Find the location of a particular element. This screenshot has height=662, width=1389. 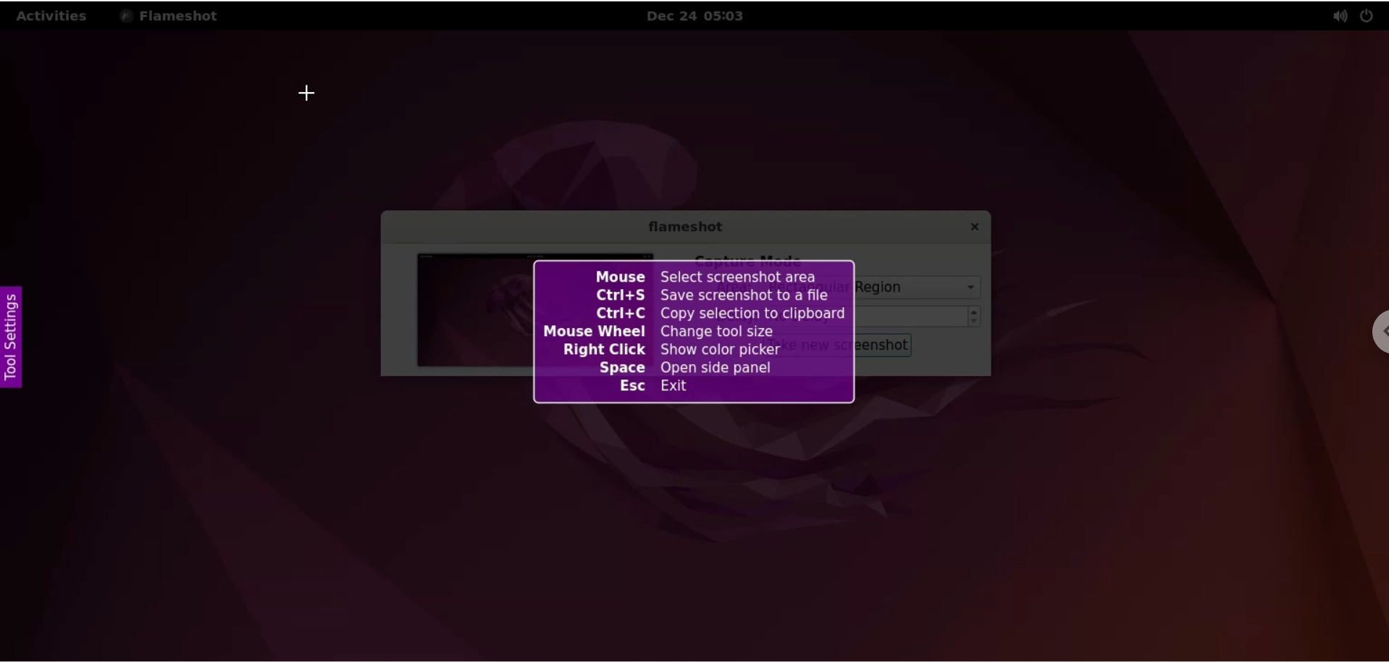

activities  is located at coordinates (54, 16).